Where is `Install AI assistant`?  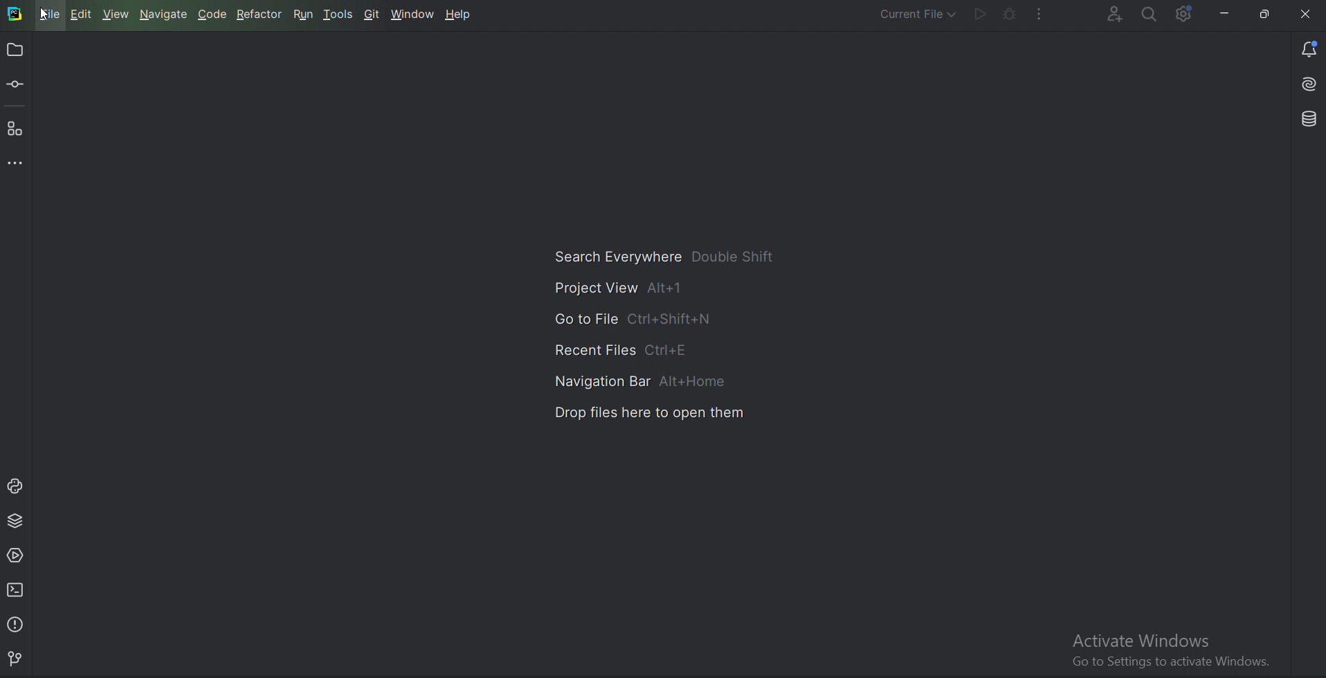
Install AI assistant is located at coordinates (1298, 84).